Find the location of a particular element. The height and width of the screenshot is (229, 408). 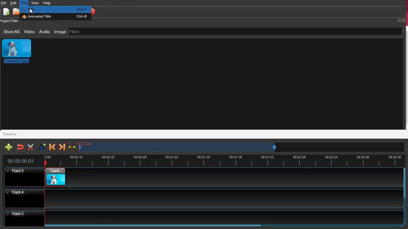

view is located at coordinates (35, 3).